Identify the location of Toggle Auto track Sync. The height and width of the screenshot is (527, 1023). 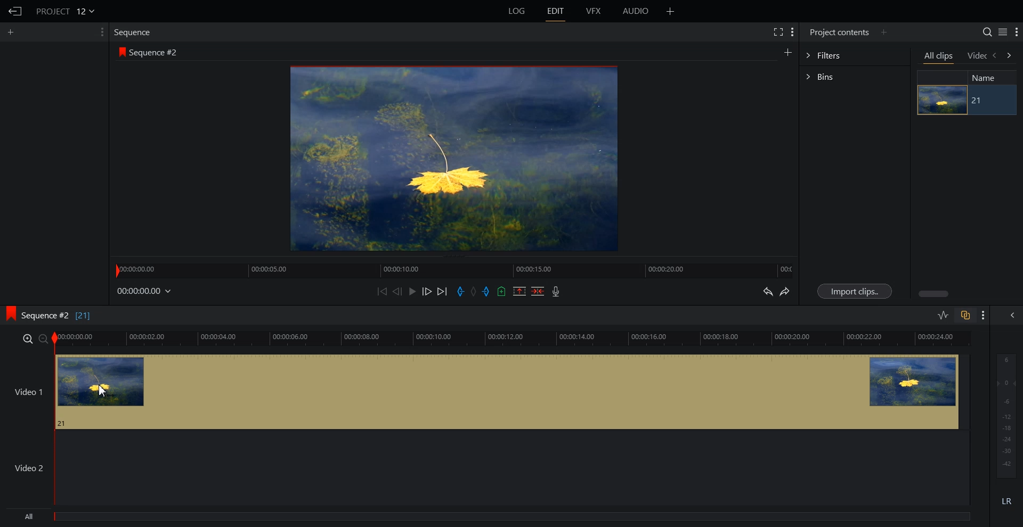
(964, 315).